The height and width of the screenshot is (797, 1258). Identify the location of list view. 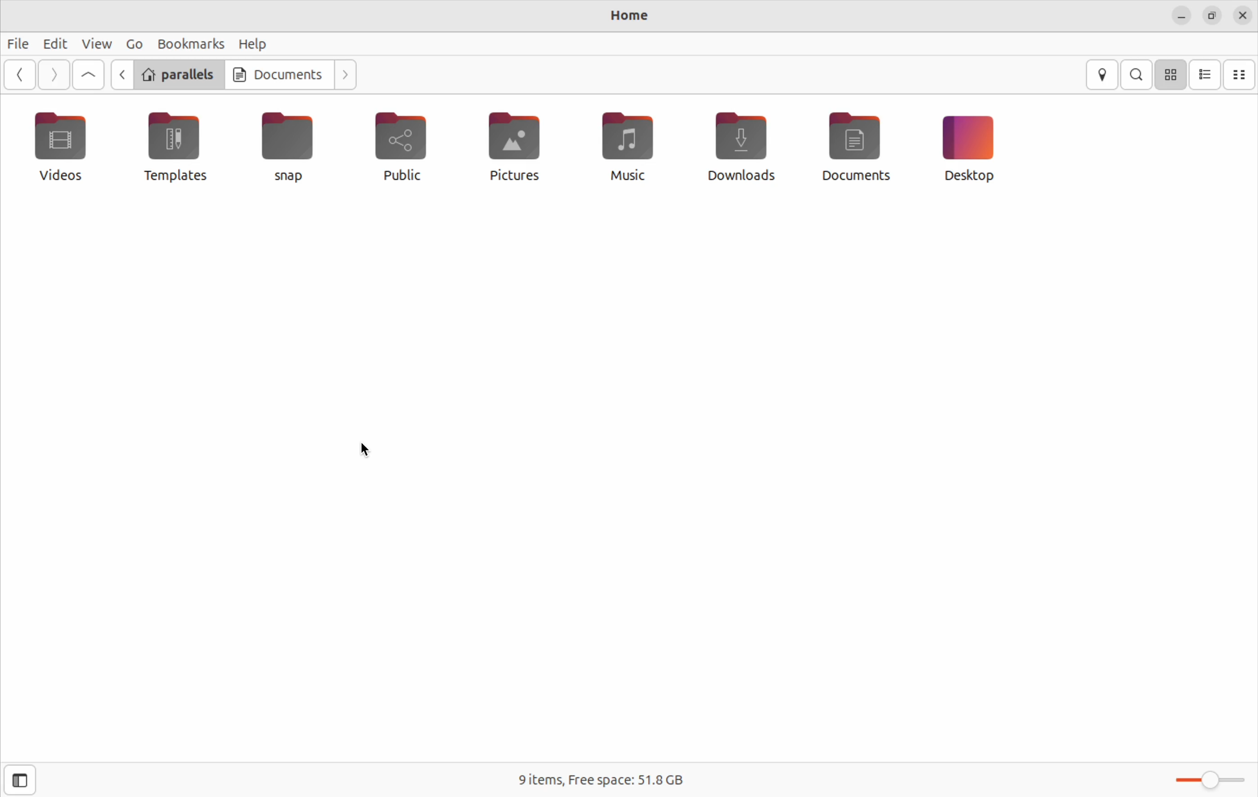
(1205, 75).